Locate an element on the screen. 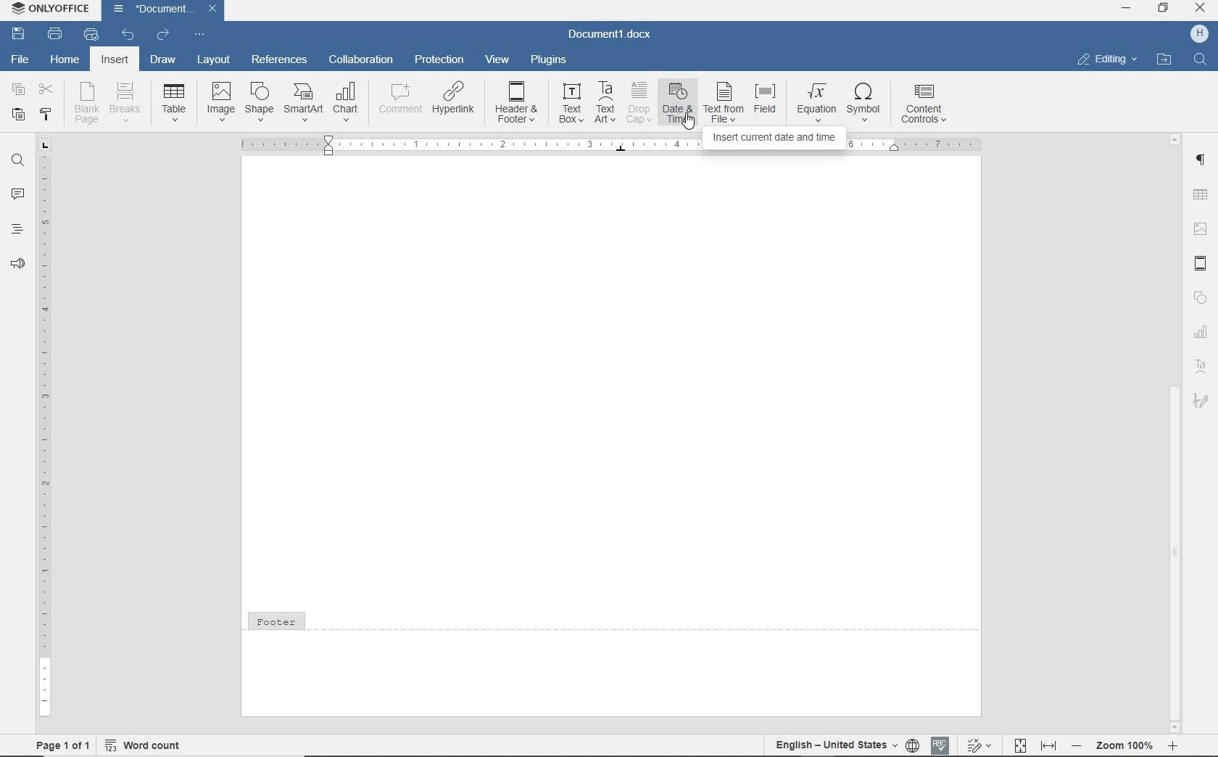 The image size is (1218, 757). restore down is located at coordinates (1164, 9).